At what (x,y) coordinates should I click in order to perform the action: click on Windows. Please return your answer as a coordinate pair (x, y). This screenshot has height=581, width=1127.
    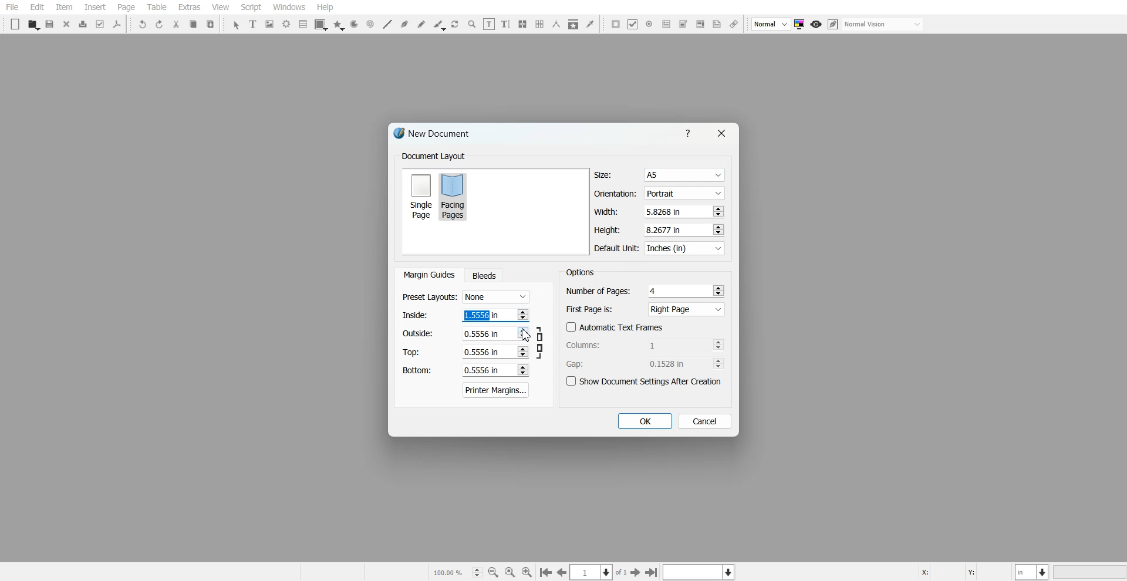
    Looking at the image, I should click on (289, 7).